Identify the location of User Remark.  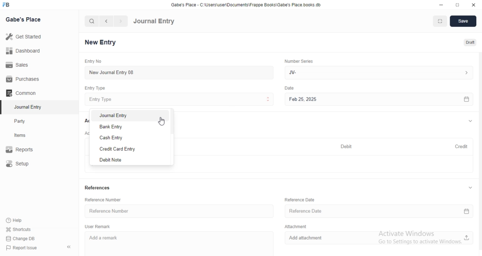
(98, 227).